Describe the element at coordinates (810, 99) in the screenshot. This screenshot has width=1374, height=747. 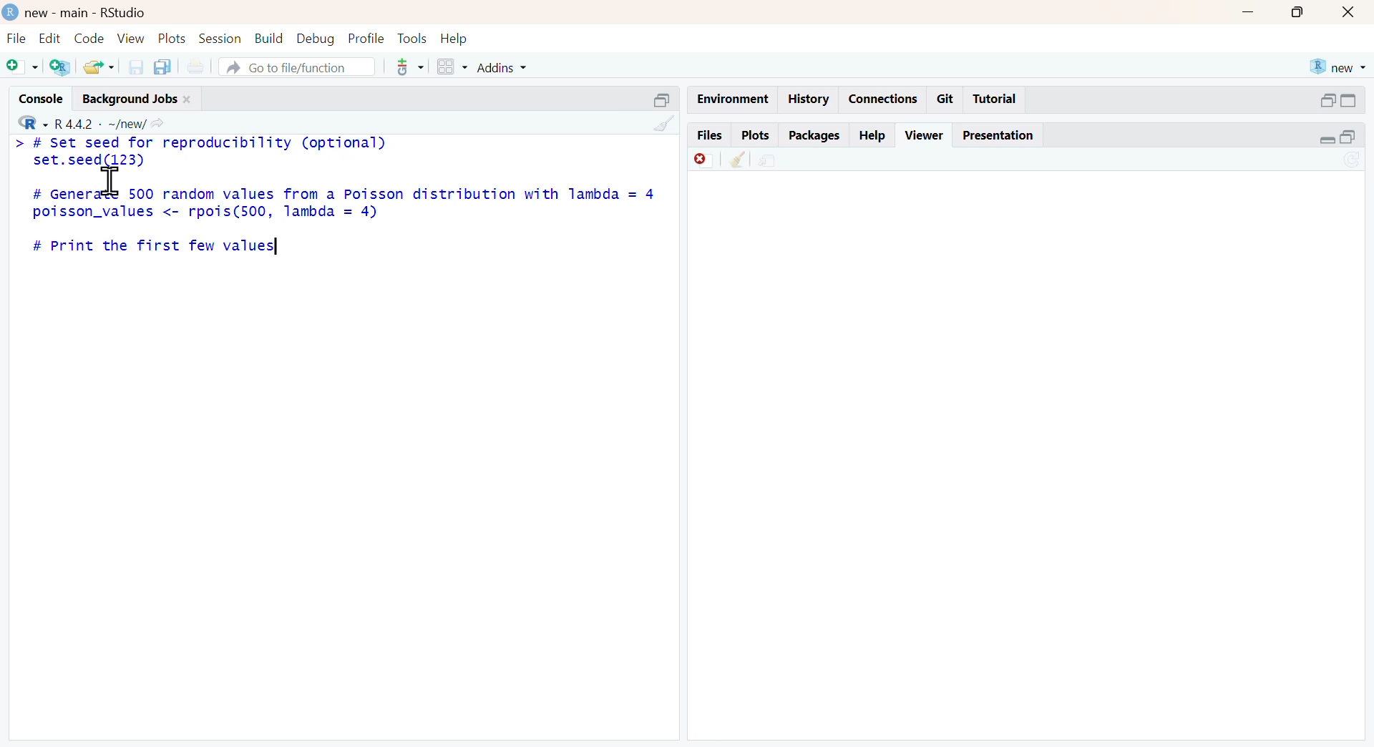
I see `history` at that location.